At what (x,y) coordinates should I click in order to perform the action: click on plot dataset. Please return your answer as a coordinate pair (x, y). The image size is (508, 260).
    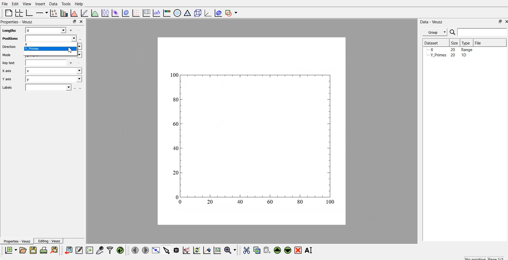
    Looking at the image, I should click on (115, 13).